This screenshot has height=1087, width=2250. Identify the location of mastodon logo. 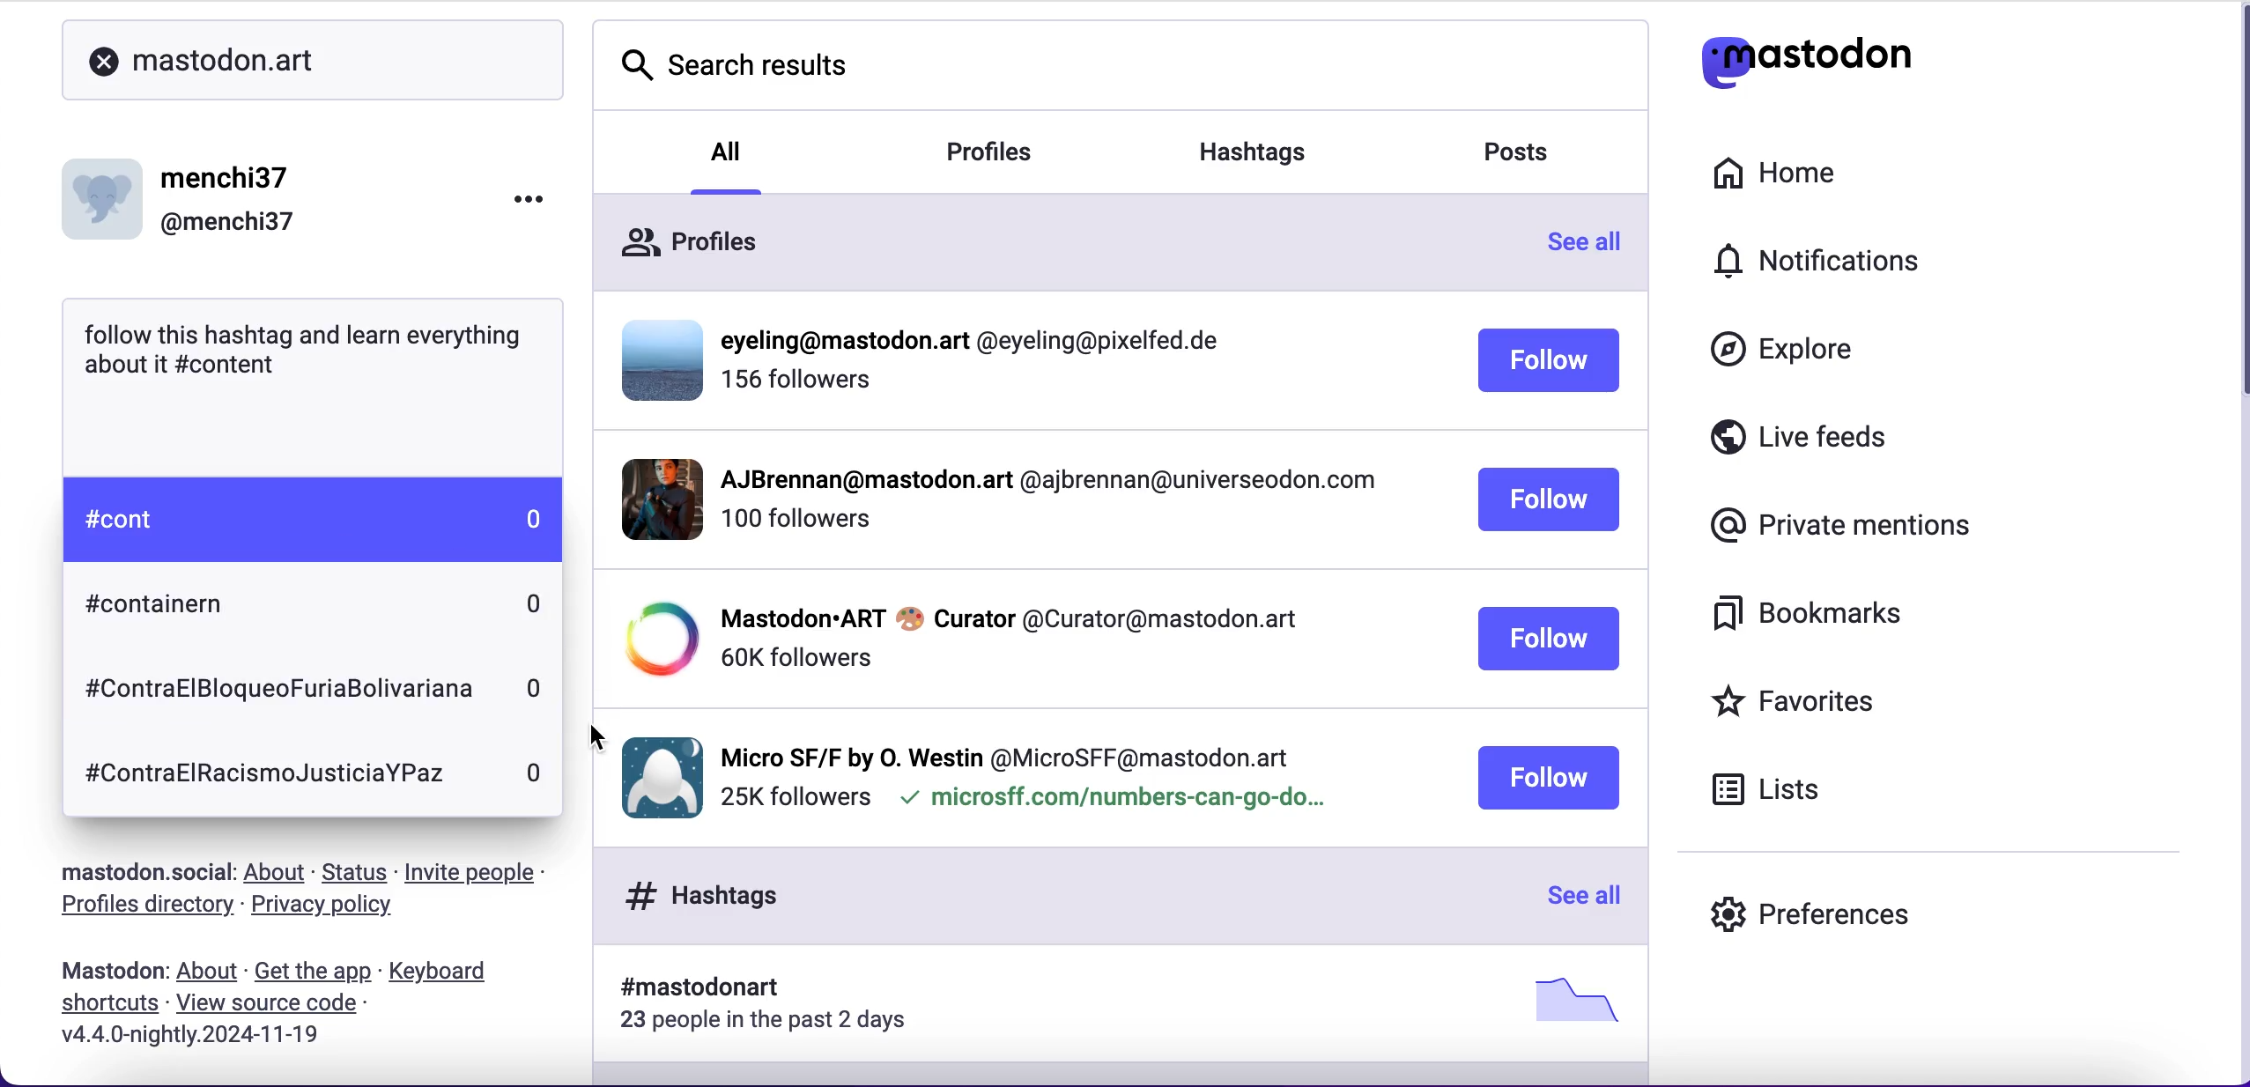
(1839, 63).